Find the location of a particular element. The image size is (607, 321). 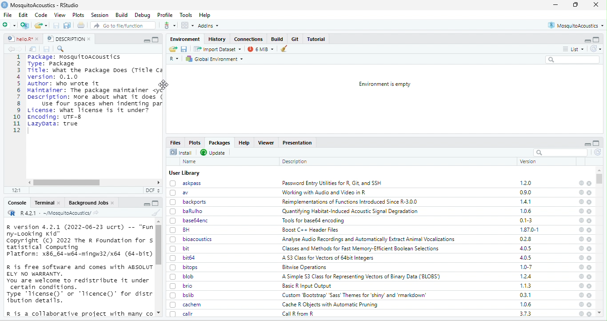

search bar is located at coordinates (561, 152).